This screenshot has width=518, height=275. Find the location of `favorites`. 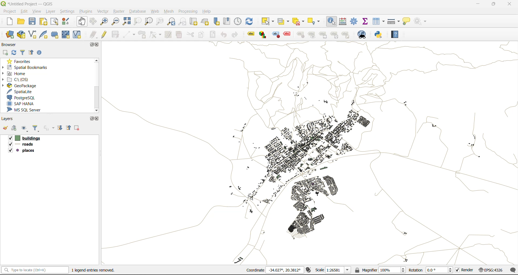

favorites is located at coordinates (21, 61).